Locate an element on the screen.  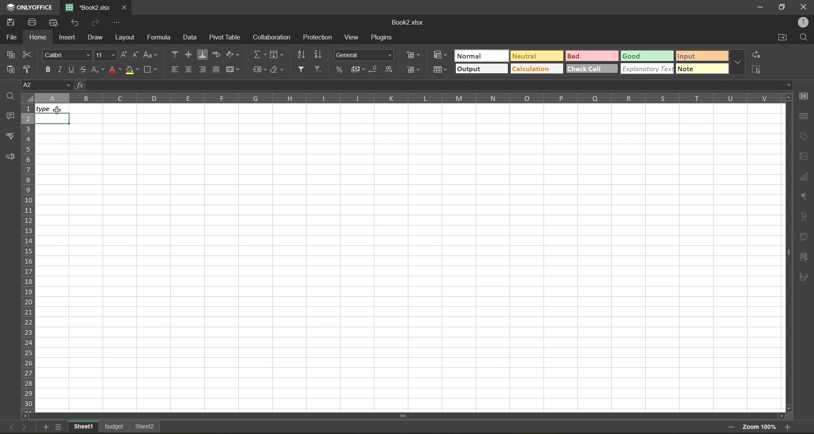
clear is located at coordinates (279, 70).